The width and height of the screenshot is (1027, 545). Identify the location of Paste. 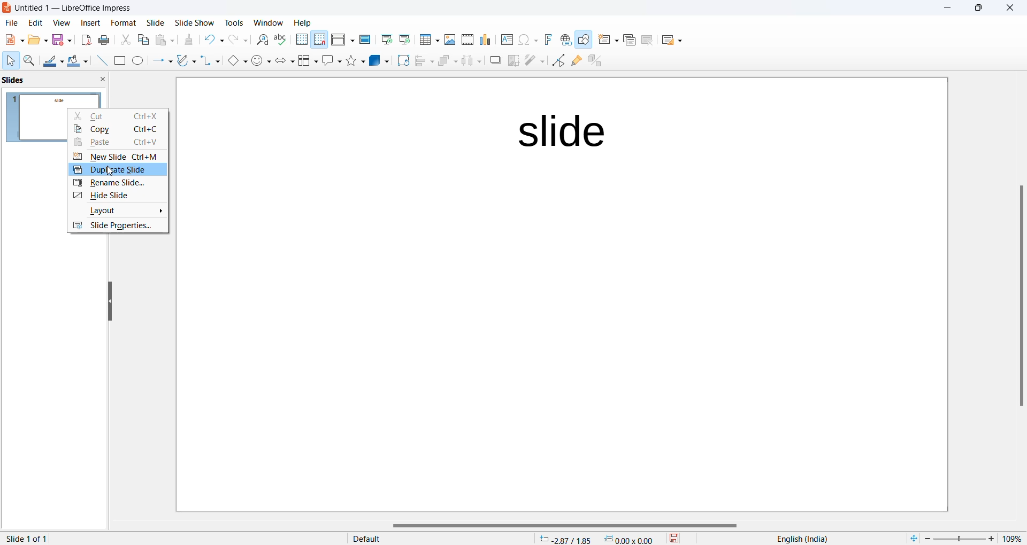
(118, 142).